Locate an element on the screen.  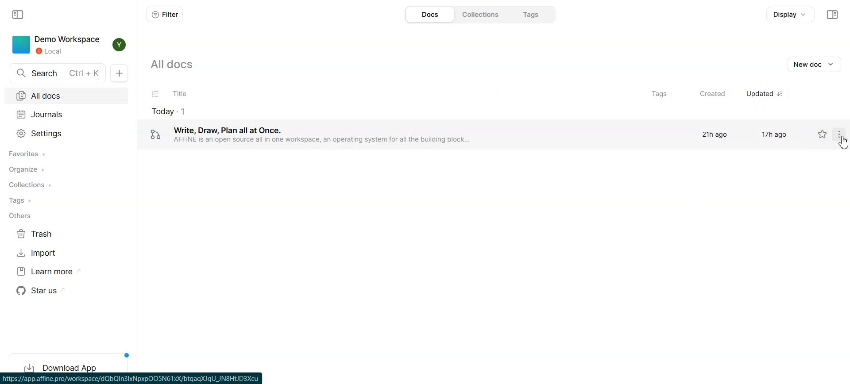
All docs is located at coordinates (185, 64).